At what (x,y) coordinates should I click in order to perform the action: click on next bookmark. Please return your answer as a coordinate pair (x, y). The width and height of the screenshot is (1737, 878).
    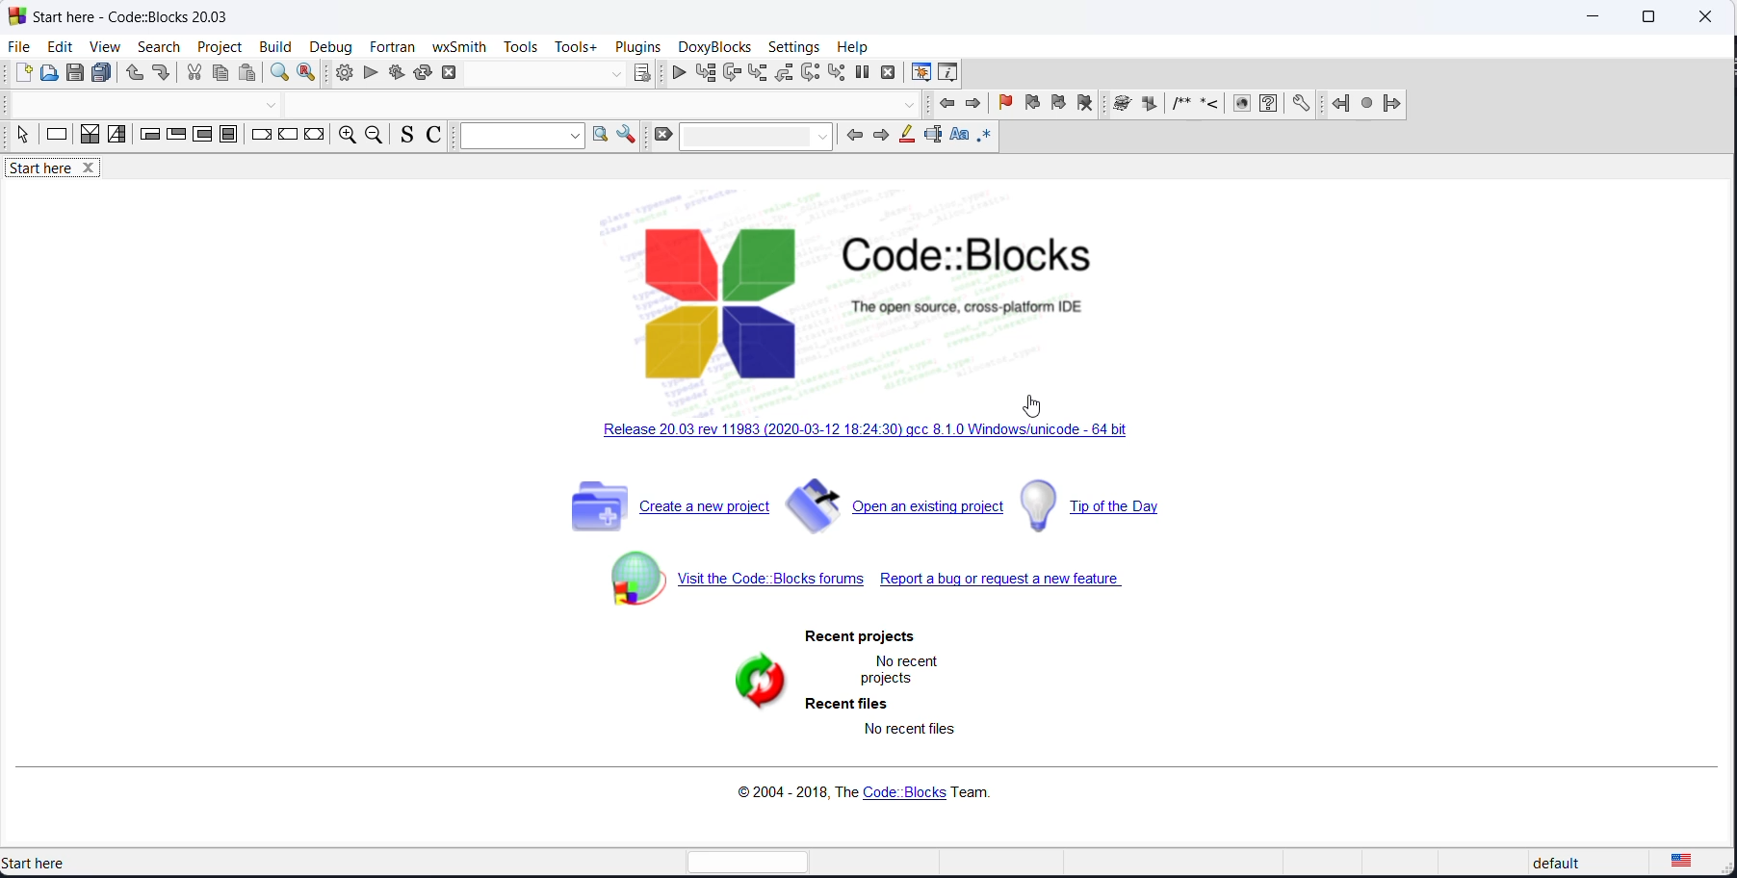
    Looking at the image, I should click on (1057, 106).